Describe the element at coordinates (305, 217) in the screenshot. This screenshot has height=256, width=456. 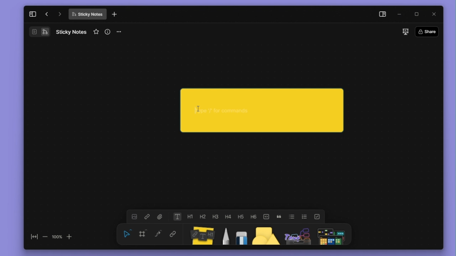
I see `numbered list` at that location.